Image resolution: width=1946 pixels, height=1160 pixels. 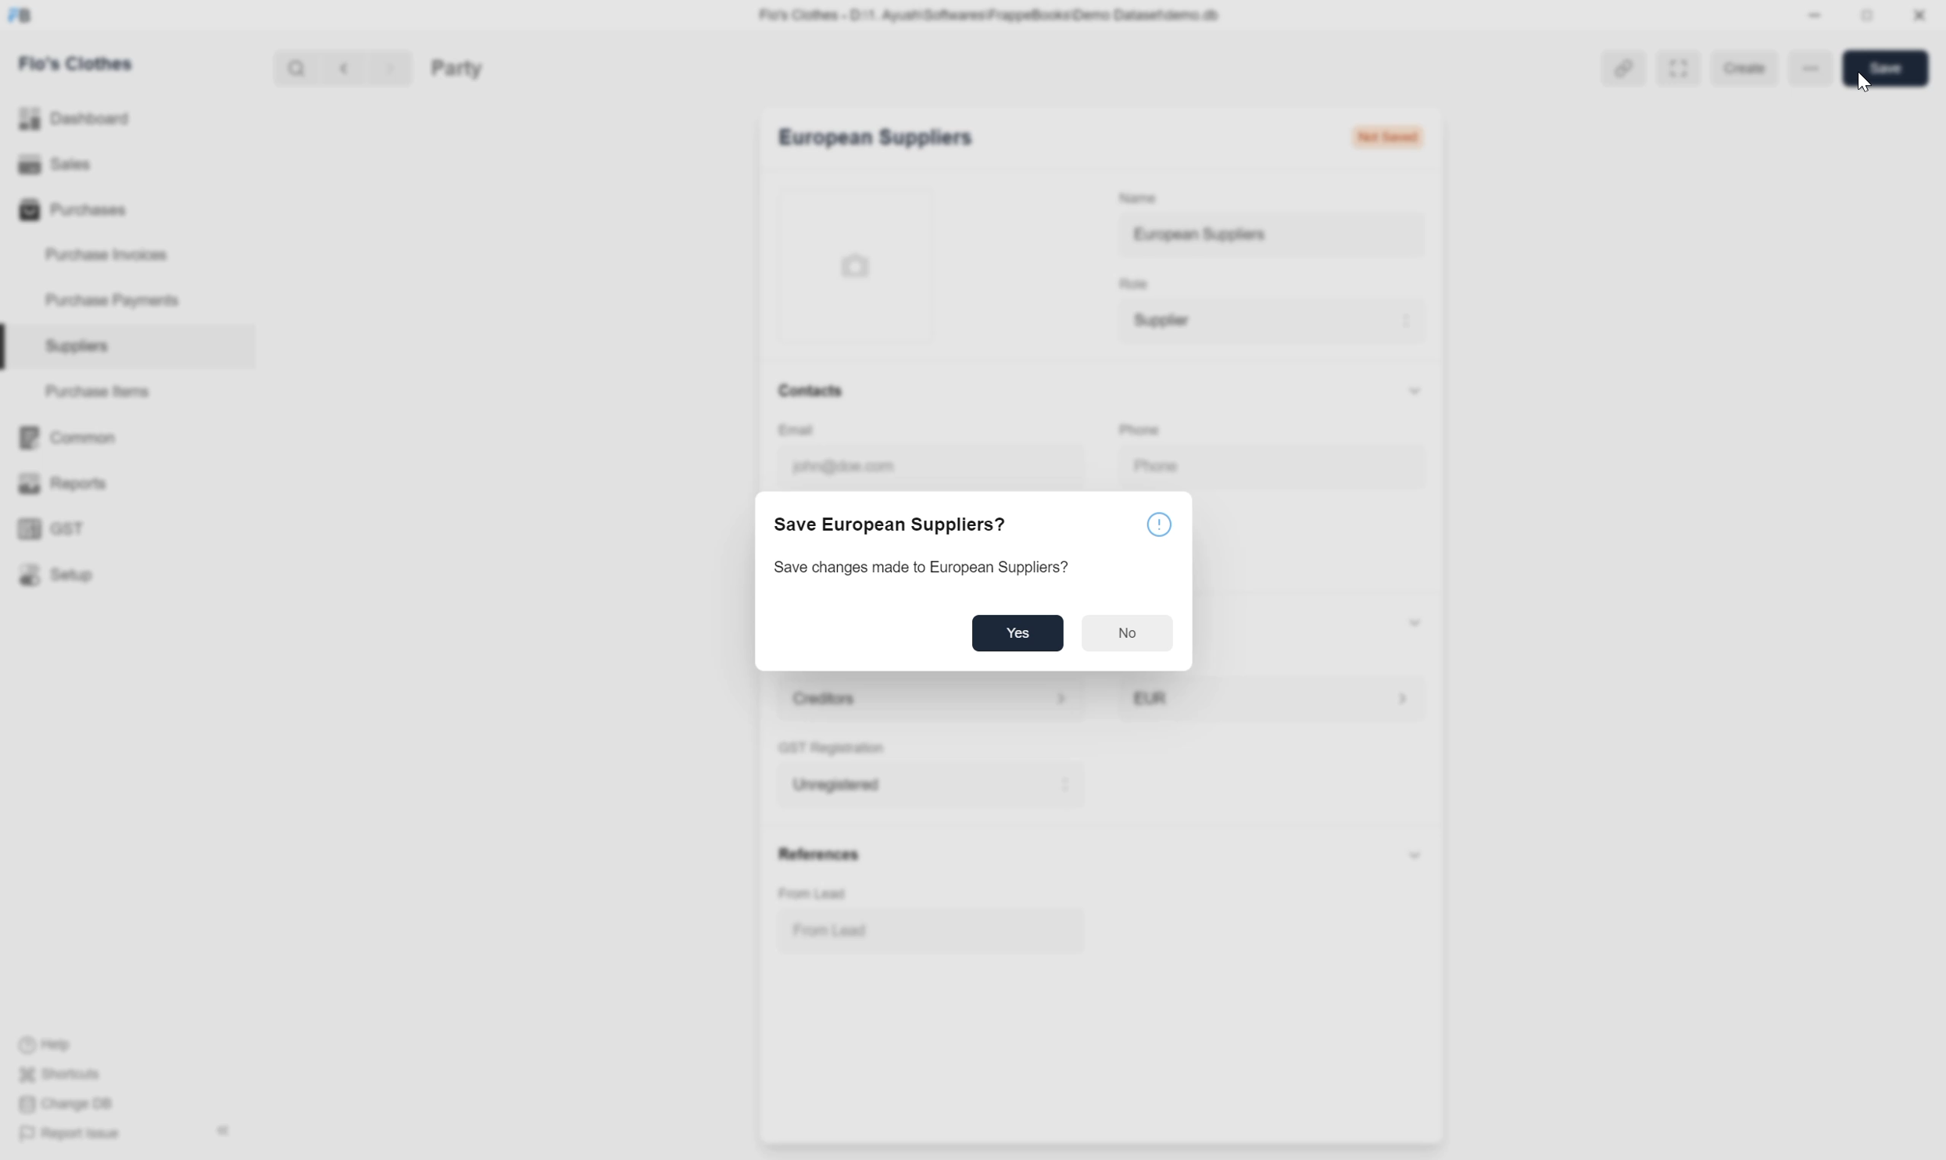 What do you see at coordinates (1811, 15) in the screenshot?
I see `minimise` at bounding box center [1811, 15].